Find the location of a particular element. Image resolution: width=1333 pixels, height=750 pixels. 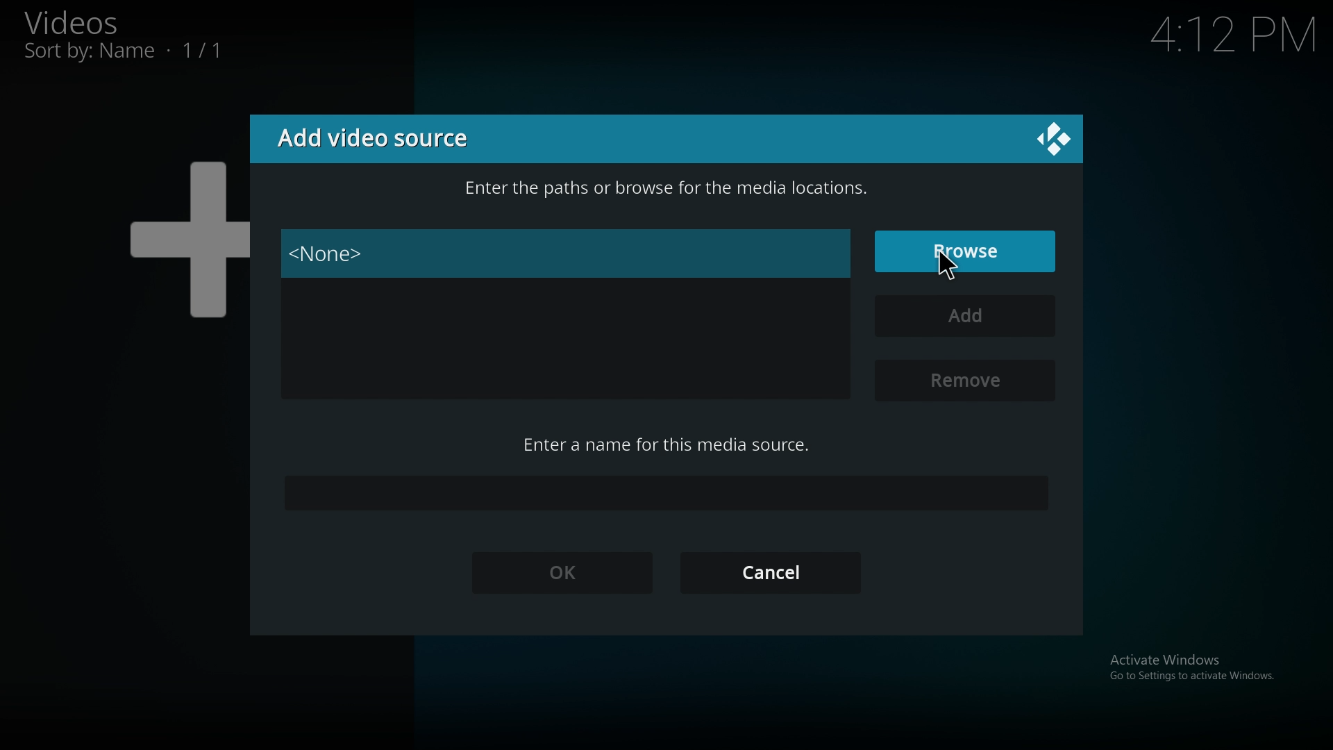

ok is located at coordinates (560, 574).